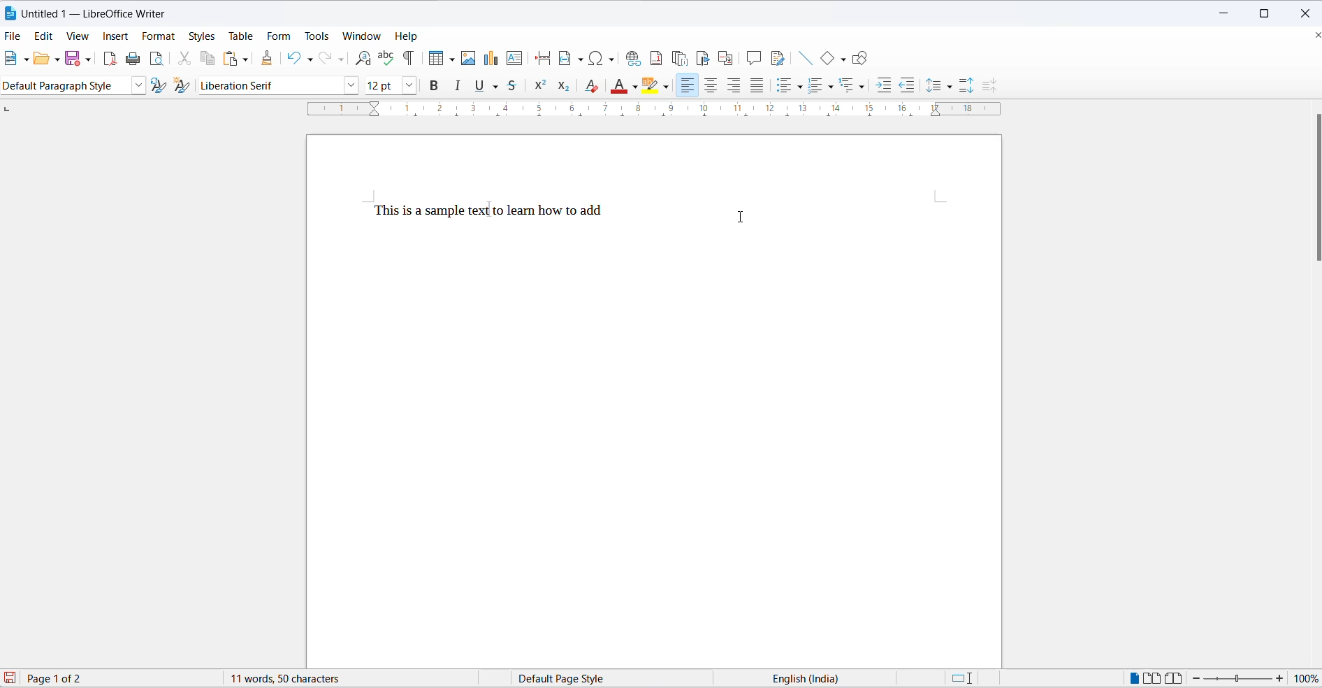  I want to click on special characters, so click(603, 59).